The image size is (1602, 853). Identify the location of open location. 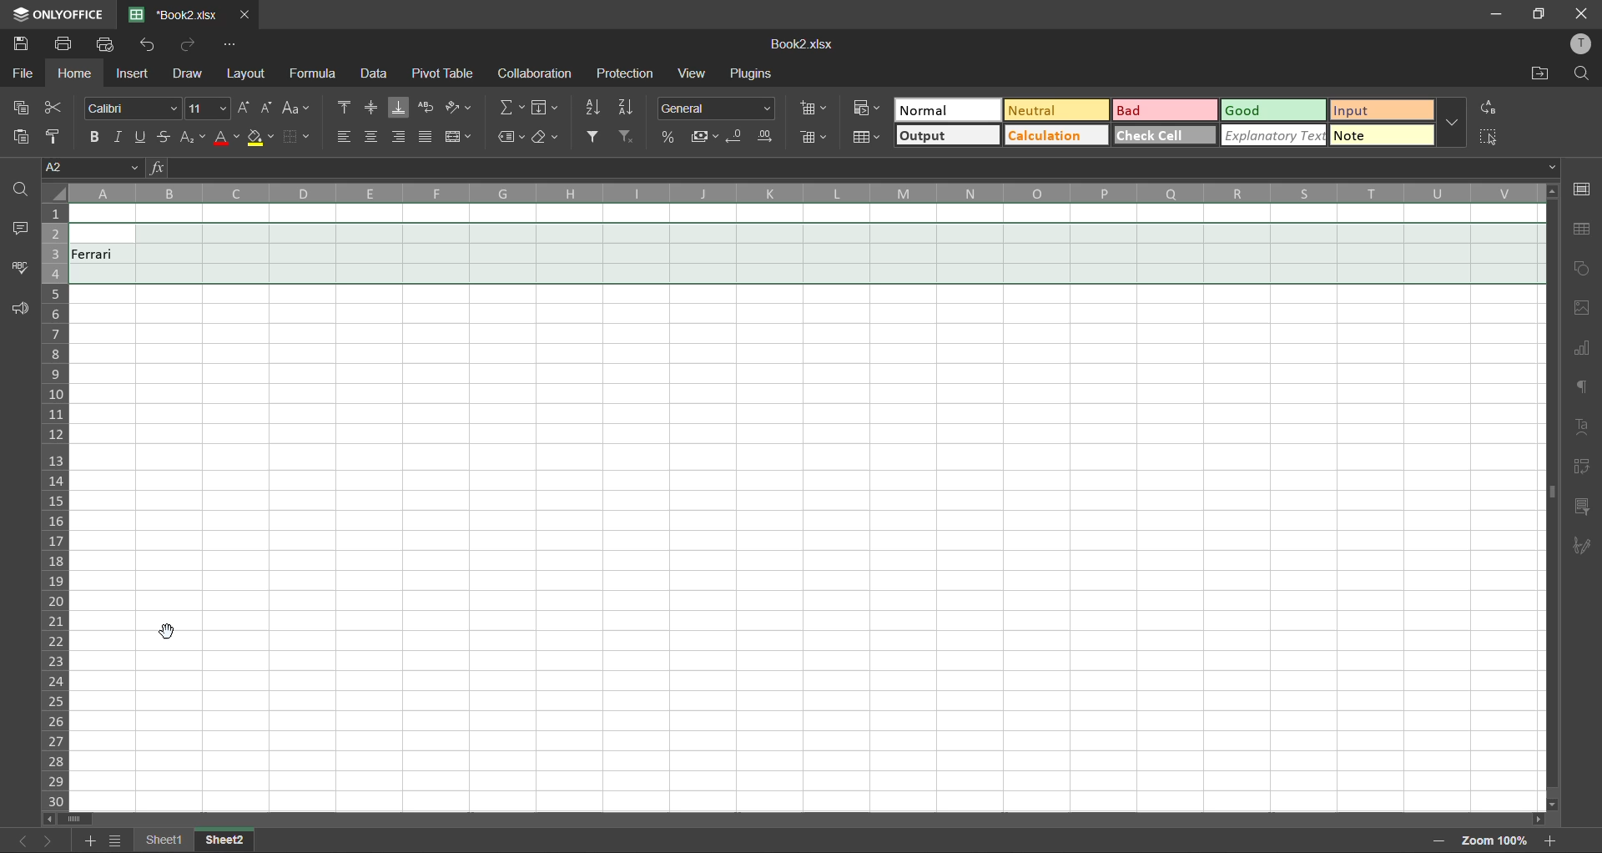
(1539, 73).